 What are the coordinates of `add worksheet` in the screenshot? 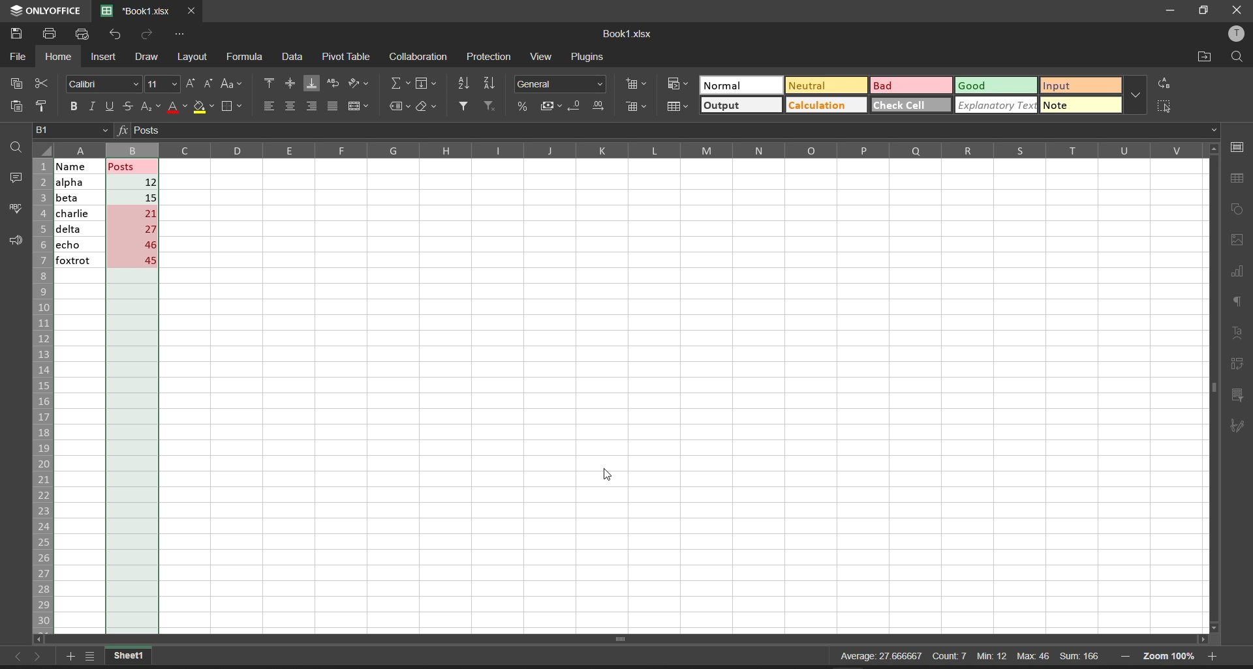 It's located at (70, 655).